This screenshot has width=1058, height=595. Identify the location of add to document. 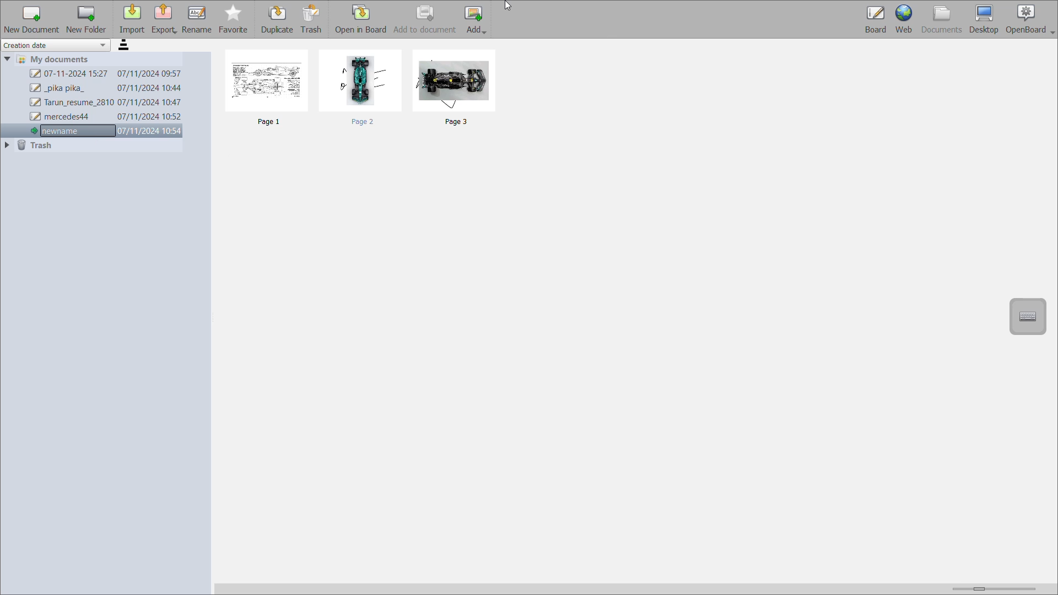
(426, 19).